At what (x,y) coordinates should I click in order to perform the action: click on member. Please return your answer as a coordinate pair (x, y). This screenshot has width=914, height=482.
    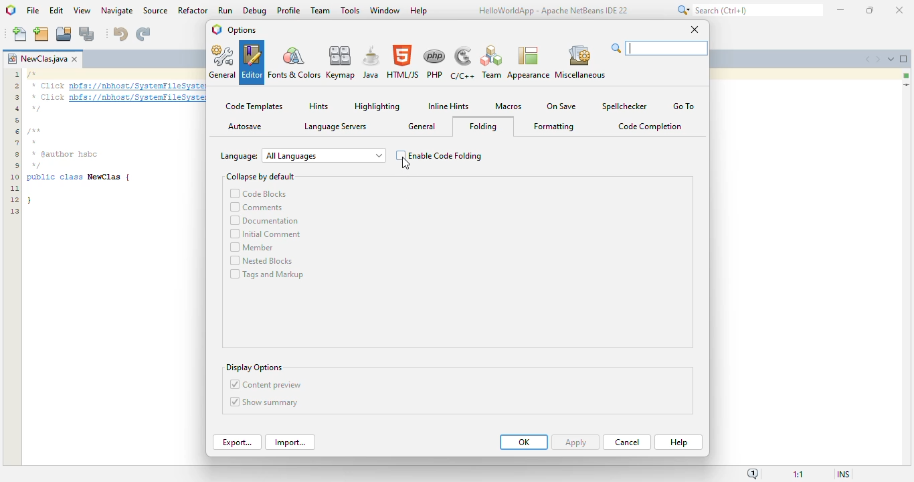
    Looking at the image, I should click on (252, 248).